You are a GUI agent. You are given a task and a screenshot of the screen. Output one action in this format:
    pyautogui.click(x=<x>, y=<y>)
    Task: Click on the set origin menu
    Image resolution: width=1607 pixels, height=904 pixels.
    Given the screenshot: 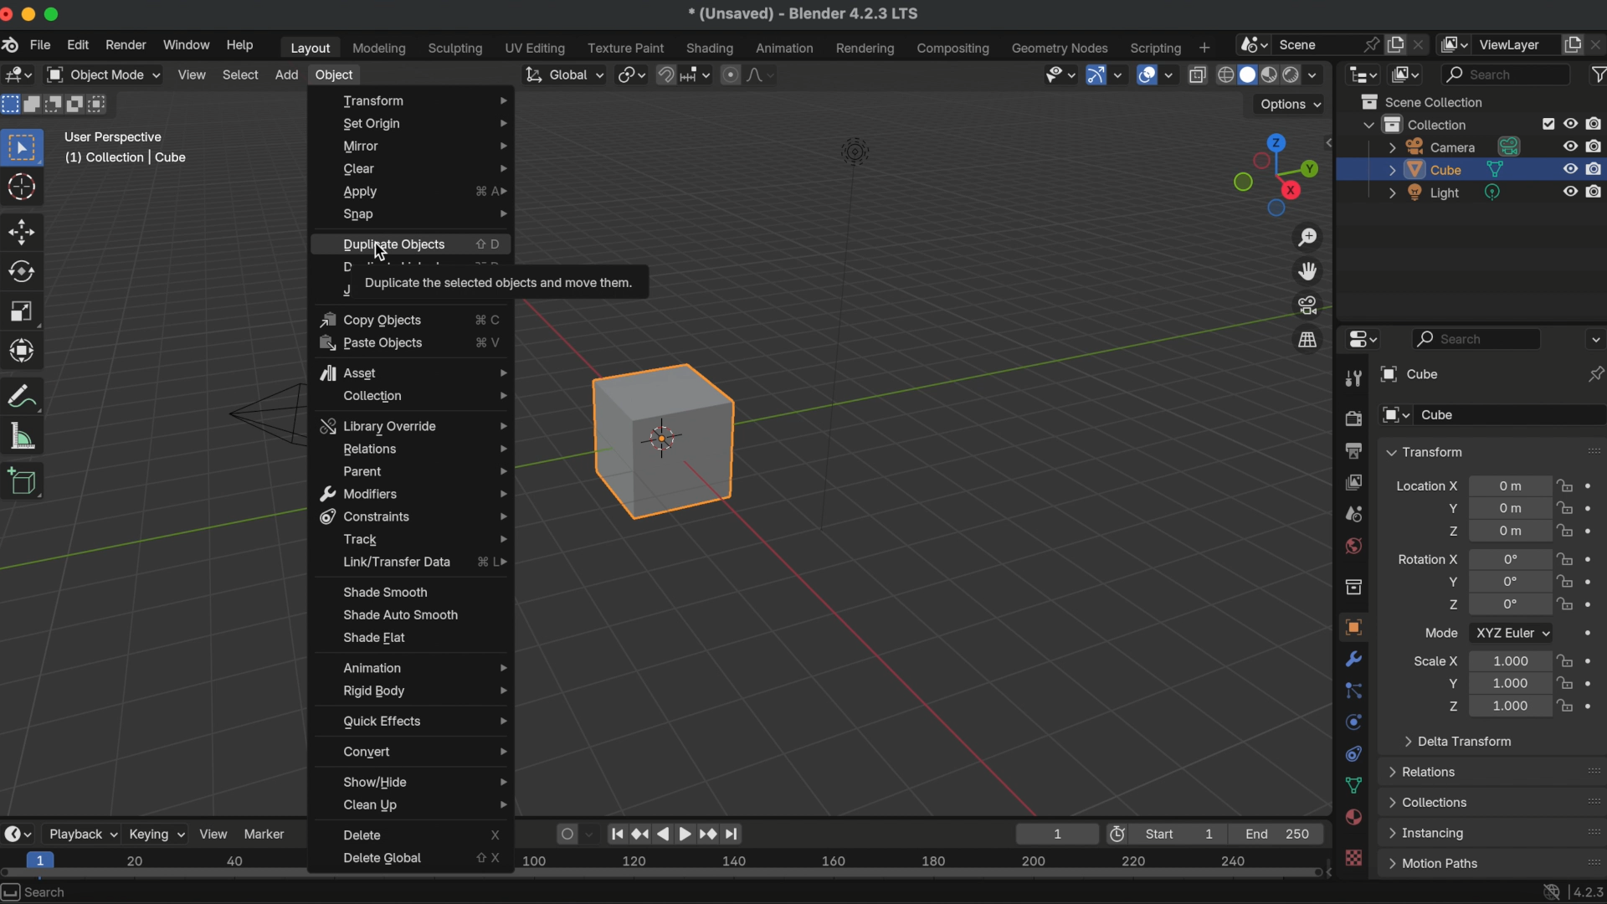 What is the action you would take?
    pyautogui.click(x=421, y=124)
    